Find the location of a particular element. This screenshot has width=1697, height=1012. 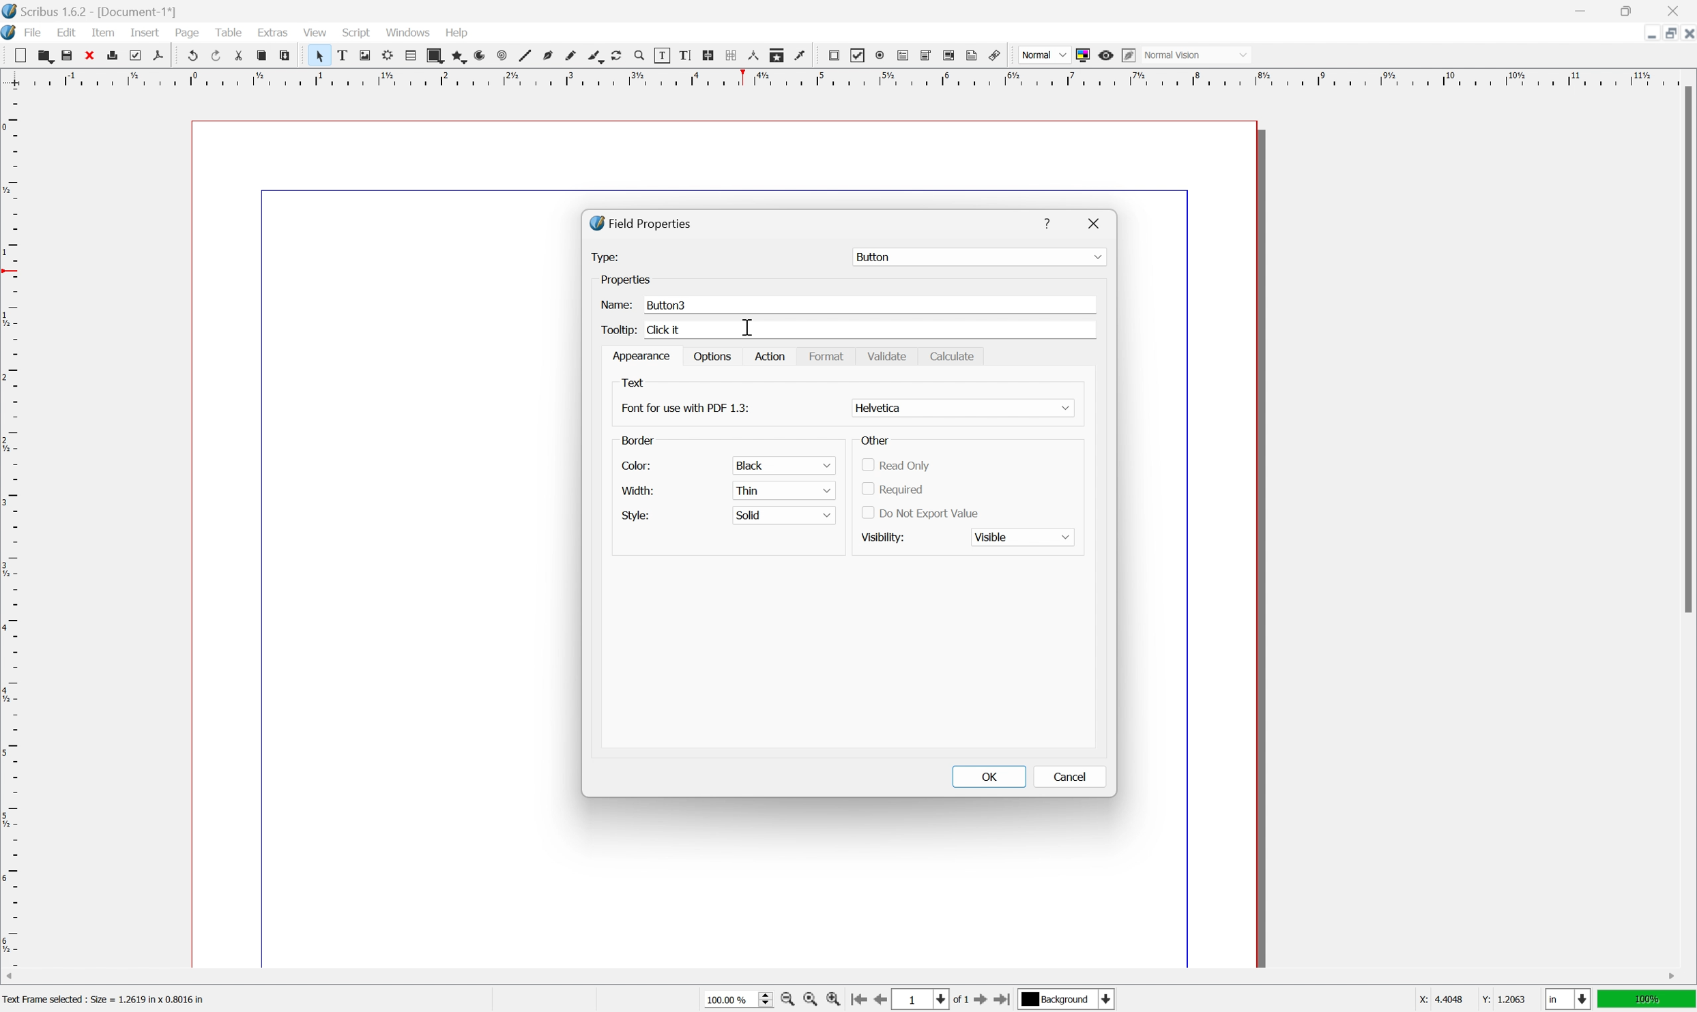

insert is located at coordinates (147, 33).